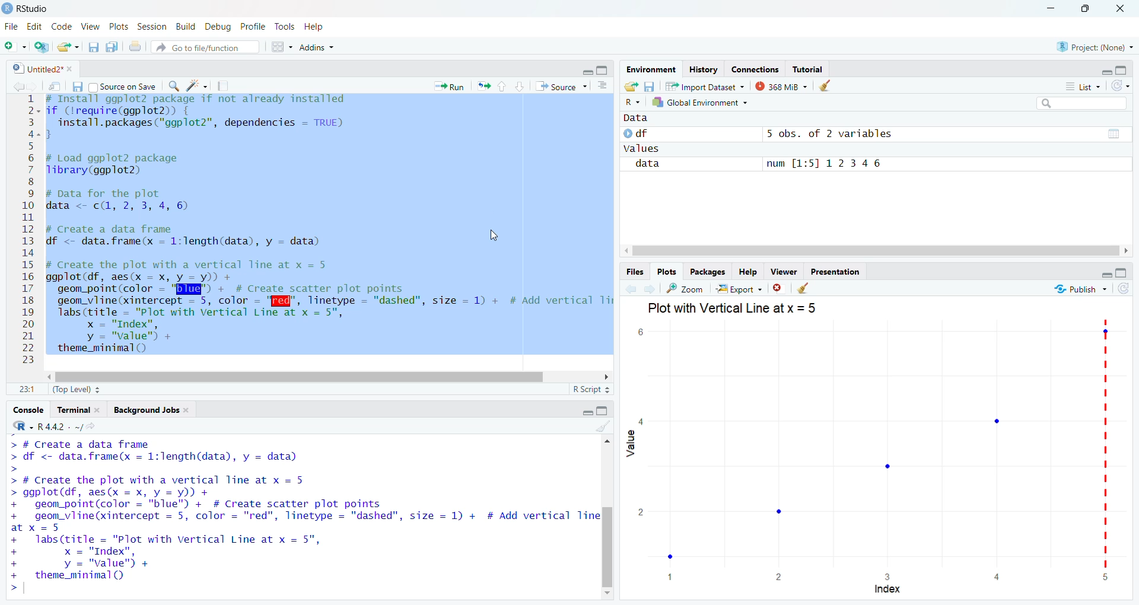 The image size is (1139, 605). Describe the element at coordinates (632, 88) in the screenshot. I see `export` at that location.